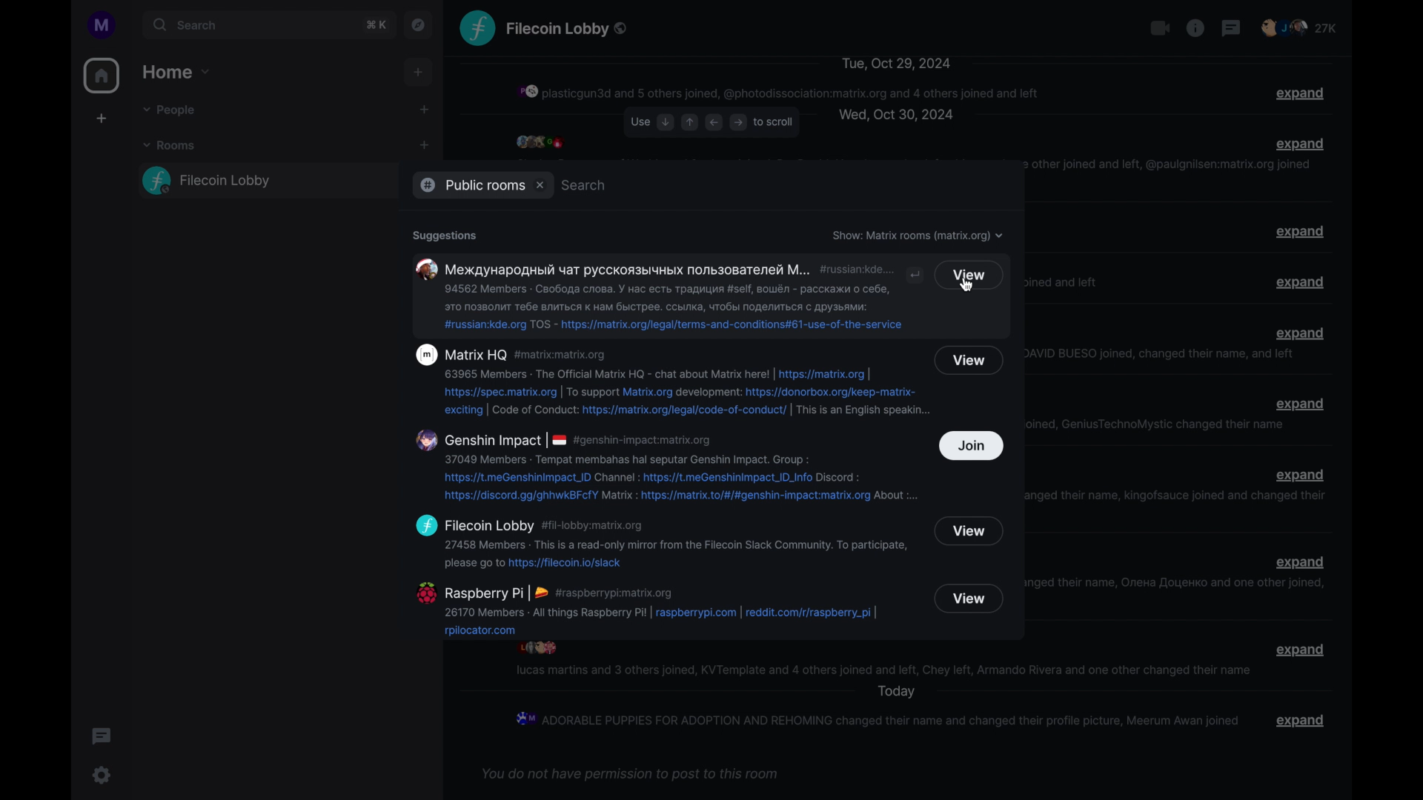  I want to click on people dropdown, so click(171, 112).